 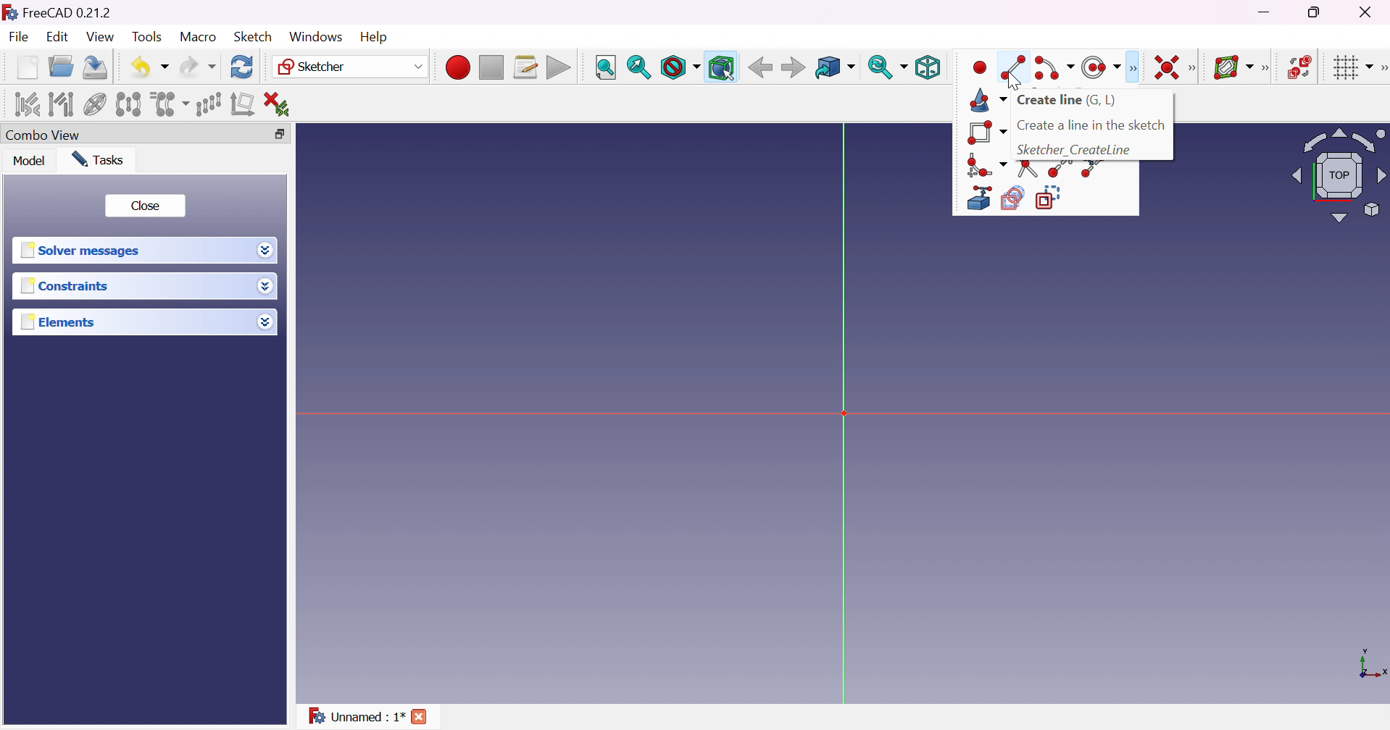 What do you see at coordinates (1164, 67) in the screenshot?
I see `Constrain coincident` at bounding box center [1164, 67].